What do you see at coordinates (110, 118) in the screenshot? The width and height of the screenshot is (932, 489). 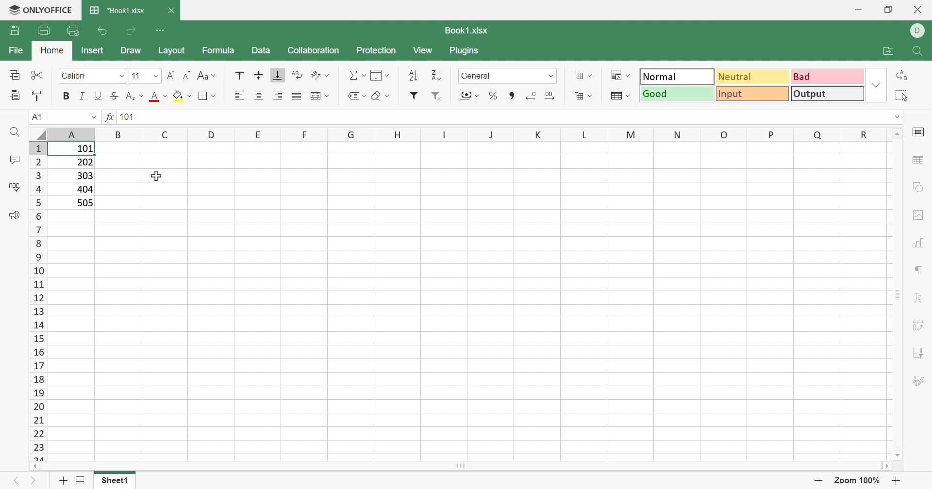 I see `fx` at bounding box center [110, 118].